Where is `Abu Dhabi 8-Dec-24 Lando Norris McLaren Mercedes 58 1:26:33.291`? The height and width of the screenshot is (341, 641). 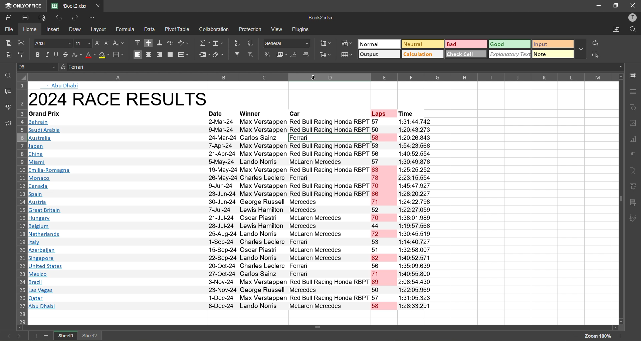 Abu Dhabi 8-Dec-24 Lando Norris McLaren Mercedes 58 1:26:33.291 is located at coordinates (232, 306).